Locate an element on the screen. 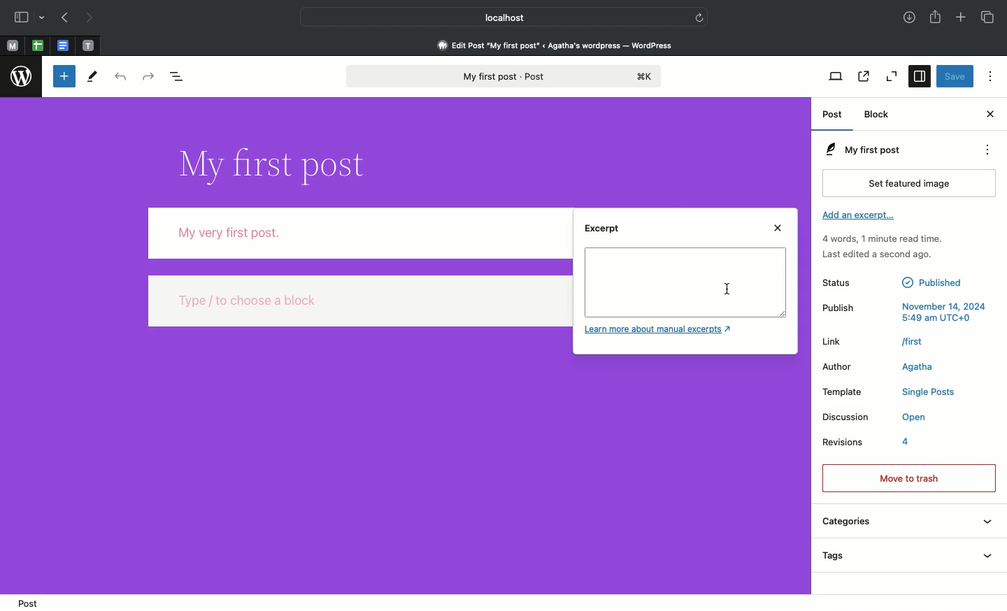  cursor is located at coordinates (729, 289).